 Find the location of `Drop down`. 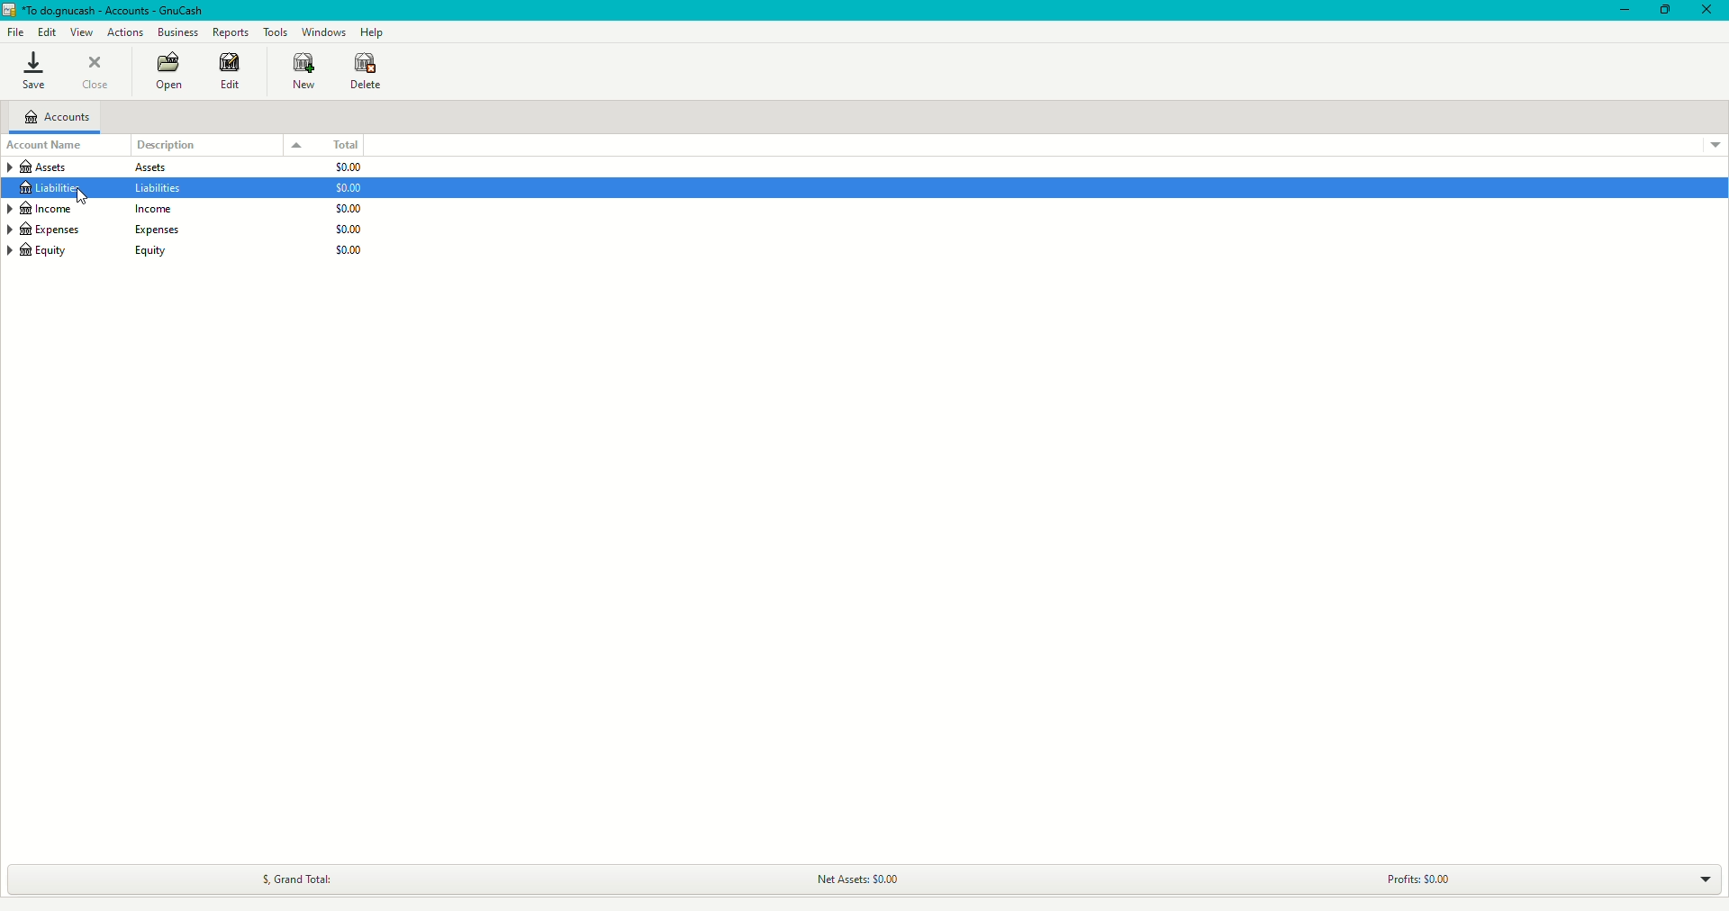

Drop down is located at coordinates (1710, 144).